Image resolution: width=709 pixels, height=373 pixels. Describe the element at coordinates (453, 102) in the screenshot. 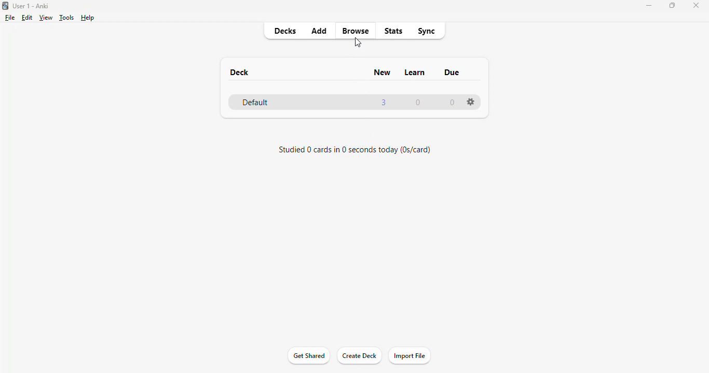

I see `0` at that location.